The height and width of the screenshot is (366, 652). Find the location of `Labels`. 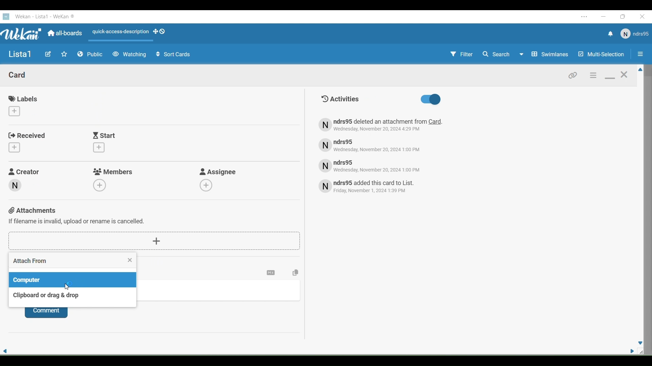

Labels is located at coordinates (24, 99).